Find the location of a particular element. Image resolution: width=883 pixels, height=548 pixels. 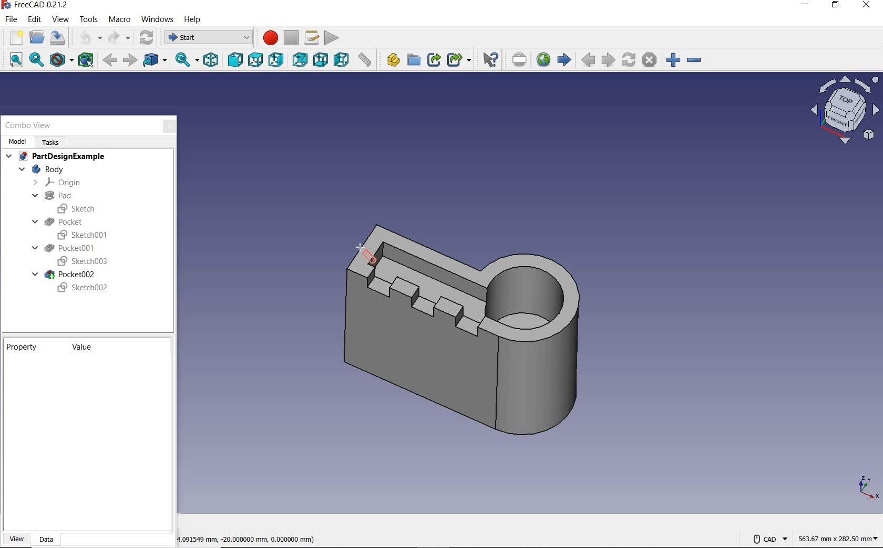

x, y, z  is located at coordinates (866, 488).